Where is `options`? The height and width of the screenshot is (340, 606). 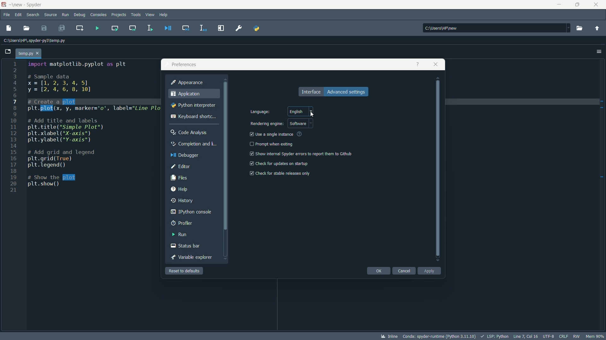 options is located at coordinates (598, 51).